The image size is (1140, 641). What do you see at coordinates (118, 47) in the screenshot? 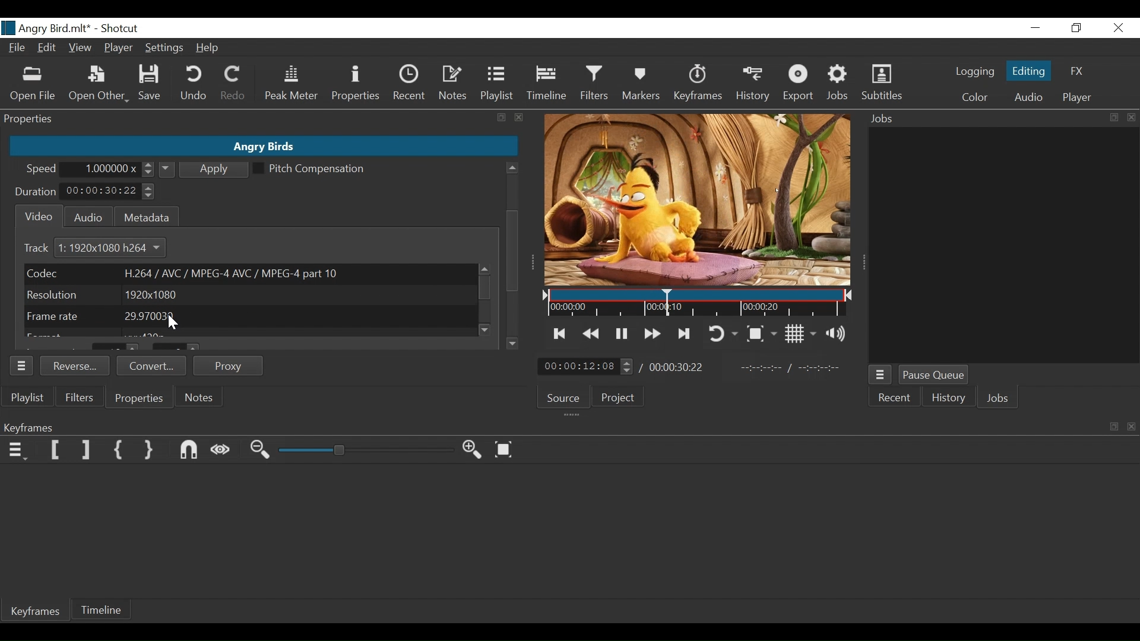
I see `Player` at bounding box center [118, 47].